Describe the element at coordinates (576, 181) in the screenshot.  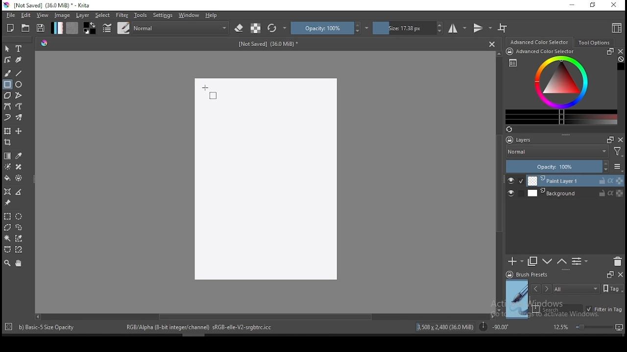
I see `layer` at that location.